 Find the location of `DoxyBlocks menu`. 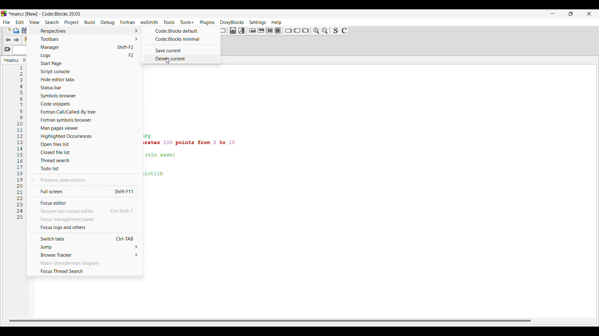

DoxyBlocks menu is located at coordinates (232, 23).